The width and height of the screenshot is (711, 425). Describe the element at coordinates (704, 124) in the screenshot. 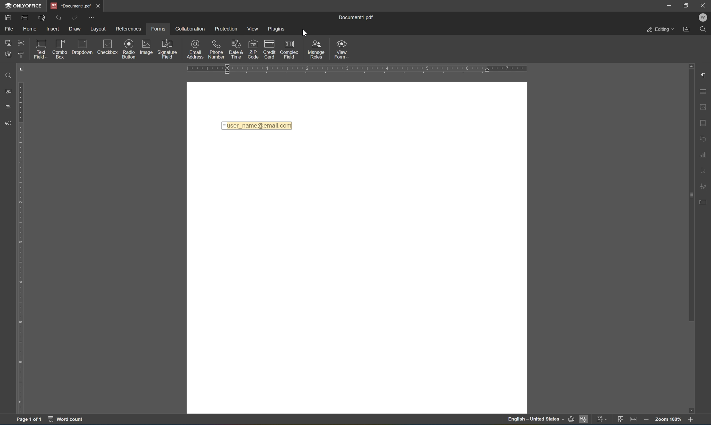

I see `header & footer settings` at that location.